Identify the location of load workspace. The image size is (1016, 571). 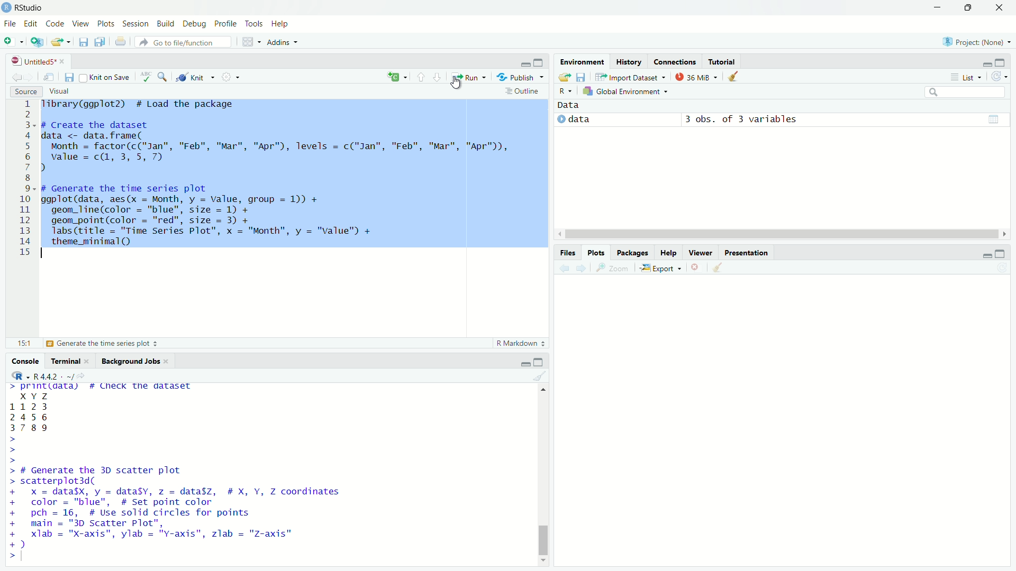
(564, 78).